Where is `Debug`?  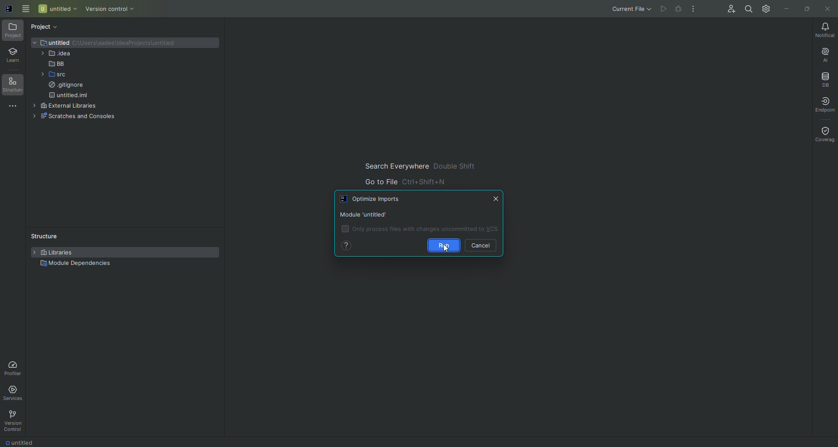
Debug is located at coordinates (677, 9).